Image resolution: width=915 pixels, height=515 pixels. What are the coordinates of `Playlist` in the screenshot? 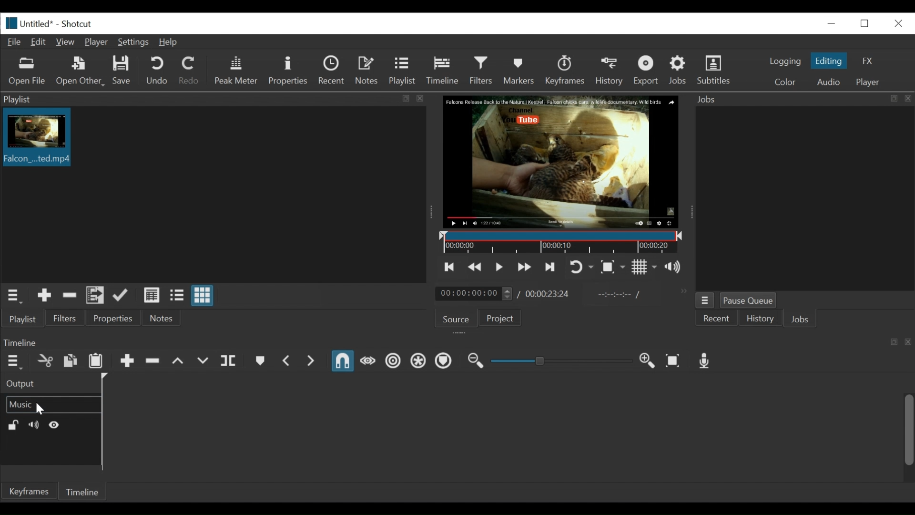 It's located at (405, 72).